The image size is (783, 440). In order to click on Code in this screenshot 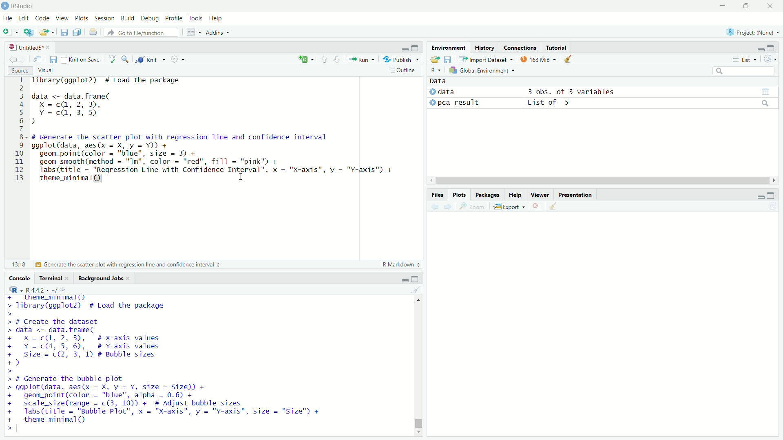, I will do `click(42, 18)`.